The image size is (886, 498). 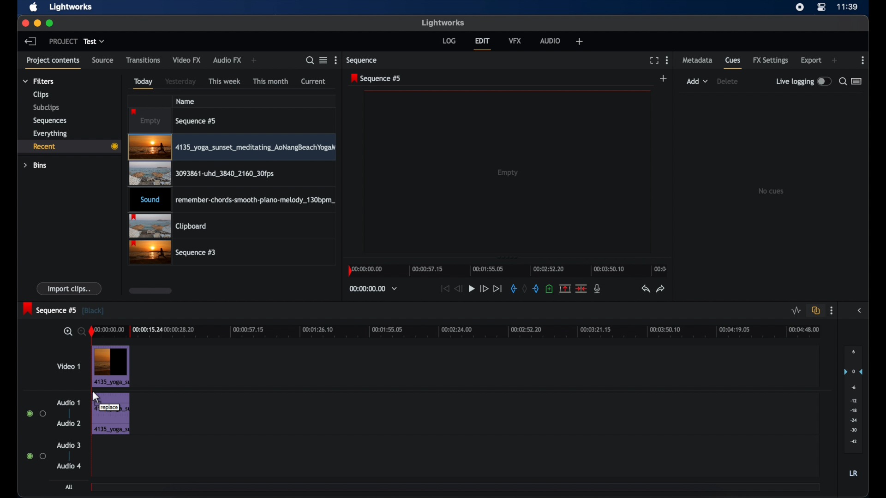 I want to click on Mouse Cursor, so click(x=96, y=398).